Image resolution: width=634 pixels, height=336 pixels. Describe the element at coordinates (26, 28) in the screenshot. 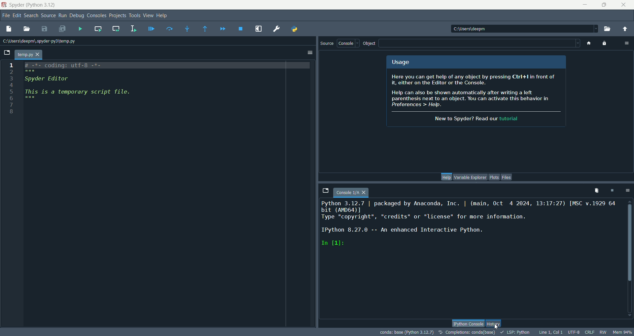

I see `open` at that location.